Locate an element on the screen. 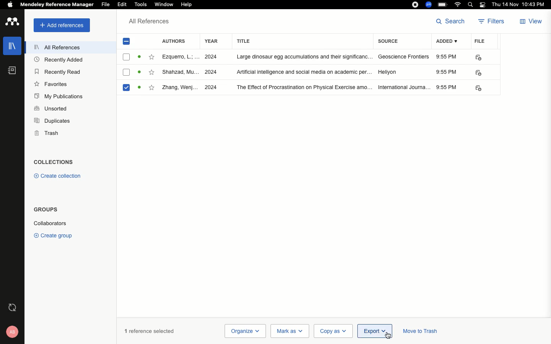  Search is located at coordinates (471, 5).